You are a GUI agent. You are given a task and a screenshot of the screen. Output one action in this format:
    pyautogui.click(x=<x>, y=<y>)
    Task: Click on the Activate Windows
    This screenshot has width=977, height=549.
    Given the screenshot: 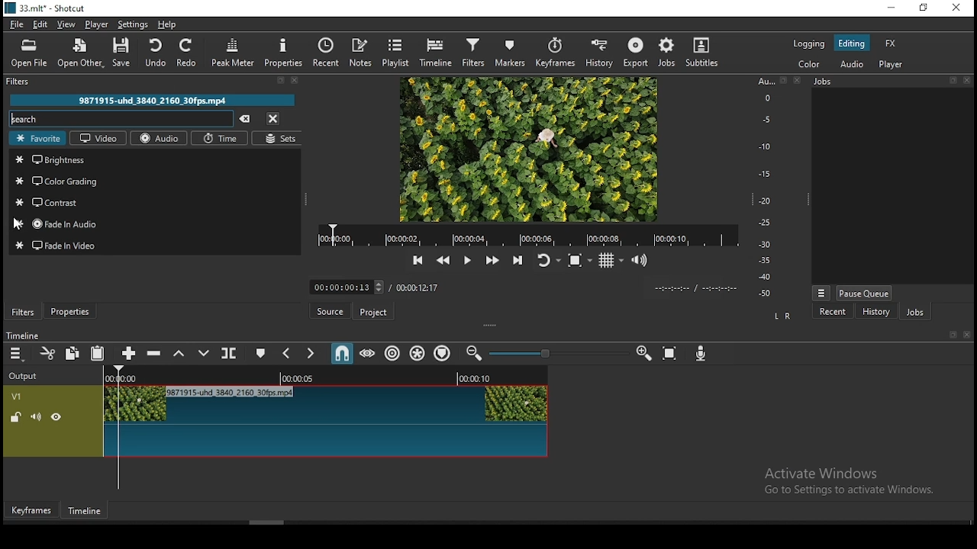 What is the action you would take?
    pyautogui.click(x=824, y=474)
    